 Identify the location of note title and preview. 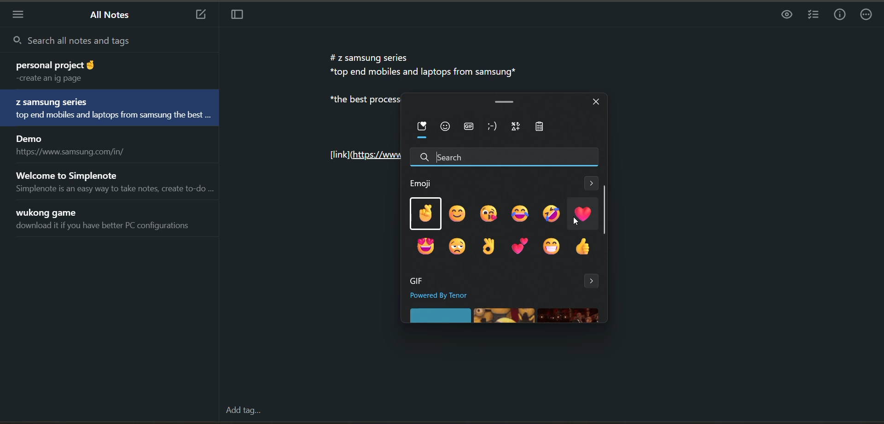
(112, 181).